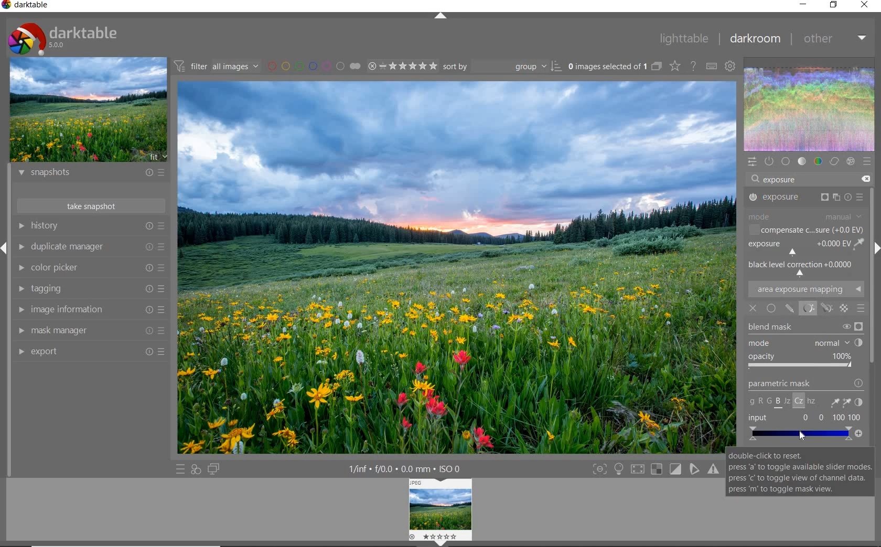 Image resolution: width=881 pixels, height=547 pixels. I want to click on scrollbar, so click(872, 285).